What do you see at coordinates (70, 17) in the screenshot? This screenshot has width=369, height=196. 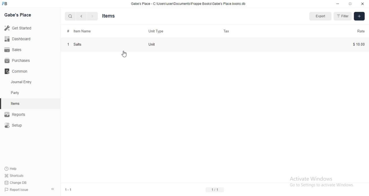 I see `search` at bounding box center [70, 17].